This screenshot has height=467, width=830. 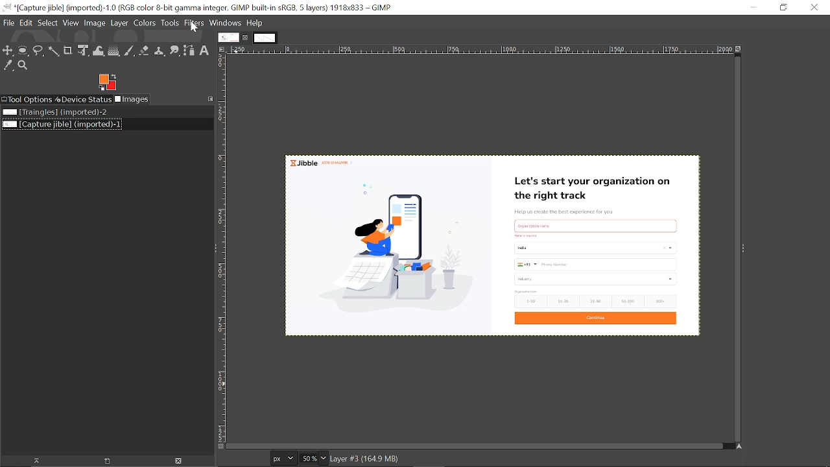 What do you see at coordinates (597, 264) in the screenshot?
I see `Phone number` at bounding box center [597, 264].